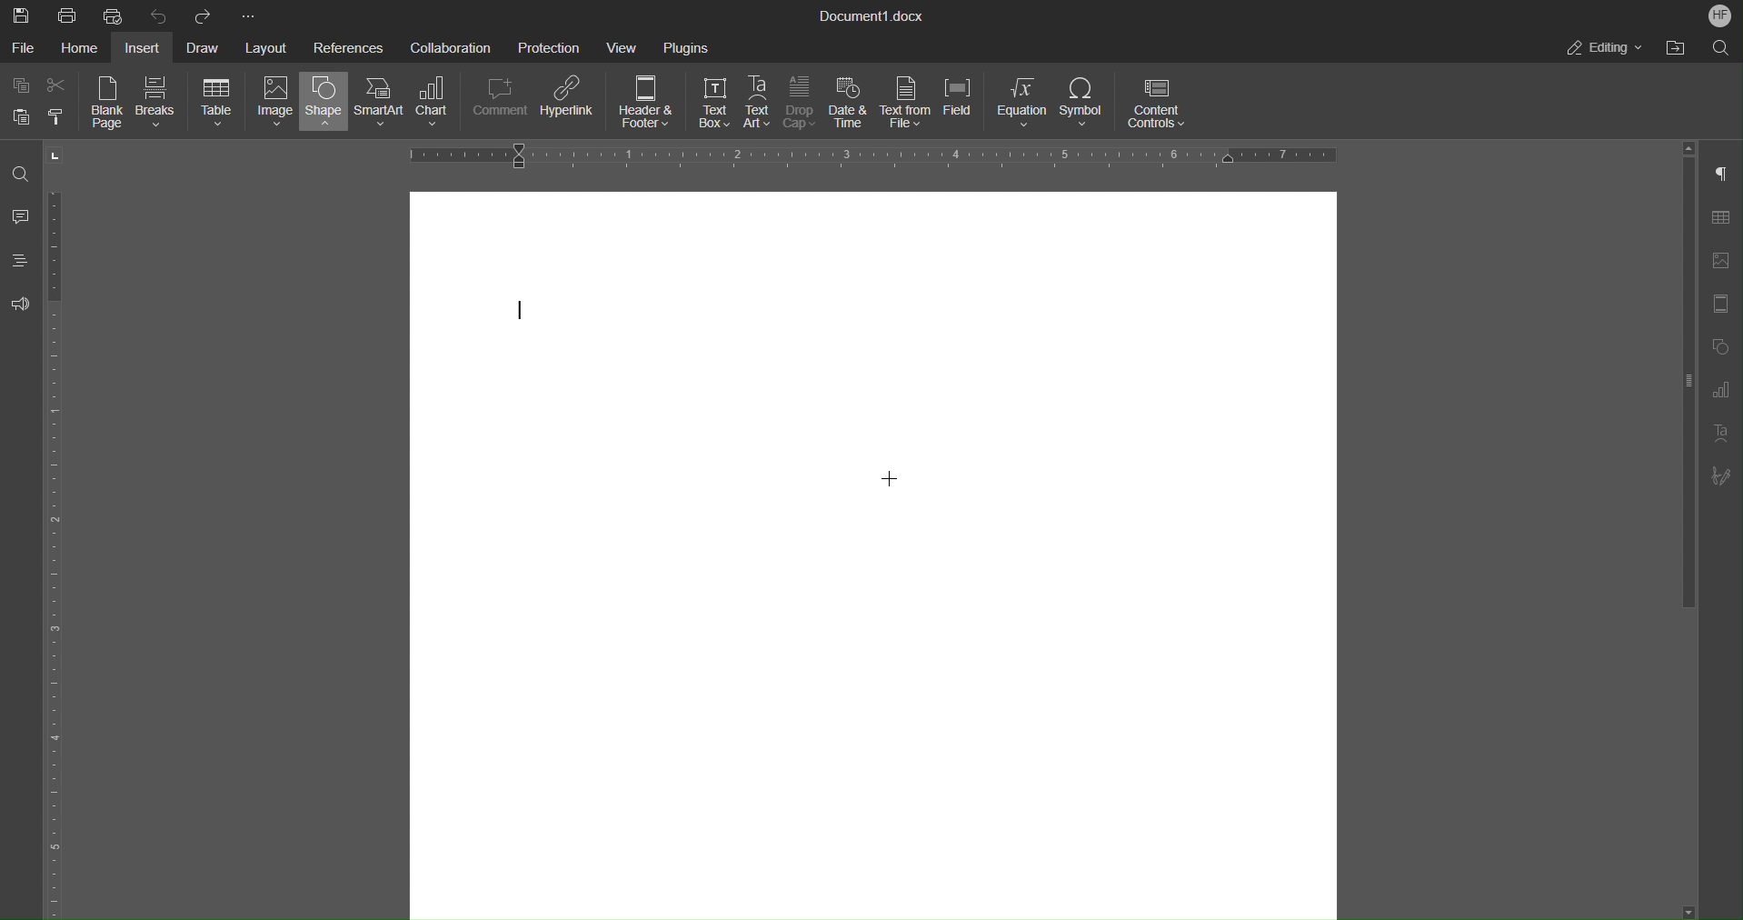 The image size is (1743, 920). Describe the element at coordinates (22, 218) in the screenshot. I see `Comments` at that location.